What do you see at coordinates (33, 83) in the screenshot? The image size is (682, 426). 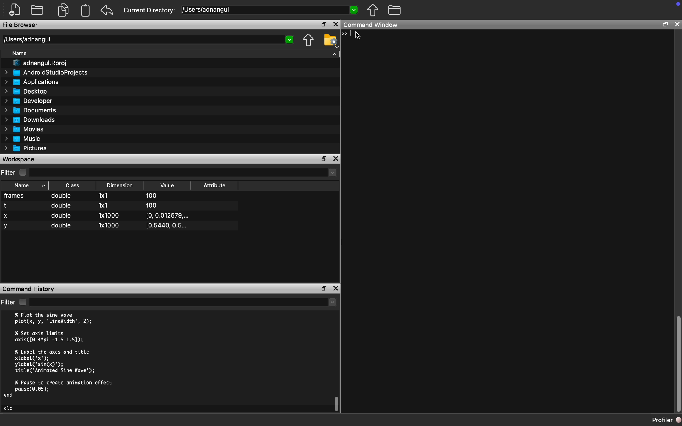 I see `Applications` at bounding box center [33, 83].